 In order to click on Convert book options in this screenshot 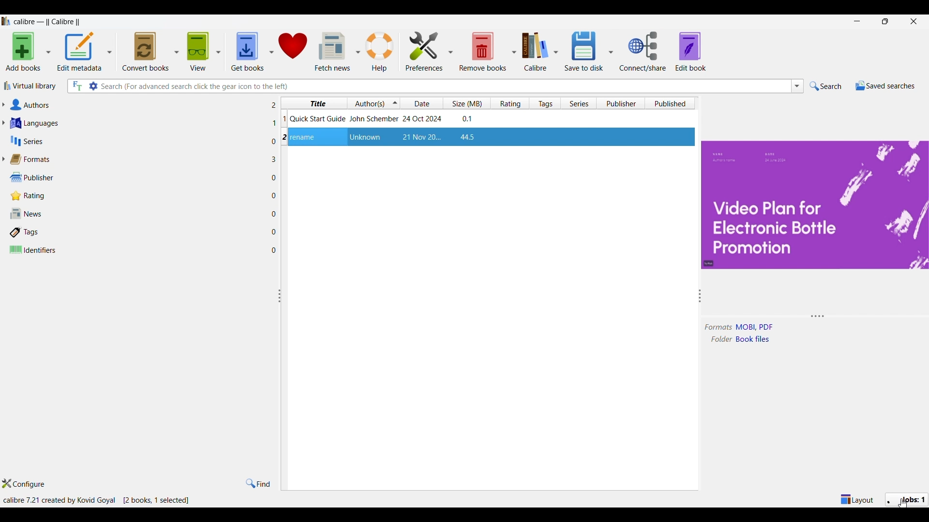, I will do `click(176, 51)`.